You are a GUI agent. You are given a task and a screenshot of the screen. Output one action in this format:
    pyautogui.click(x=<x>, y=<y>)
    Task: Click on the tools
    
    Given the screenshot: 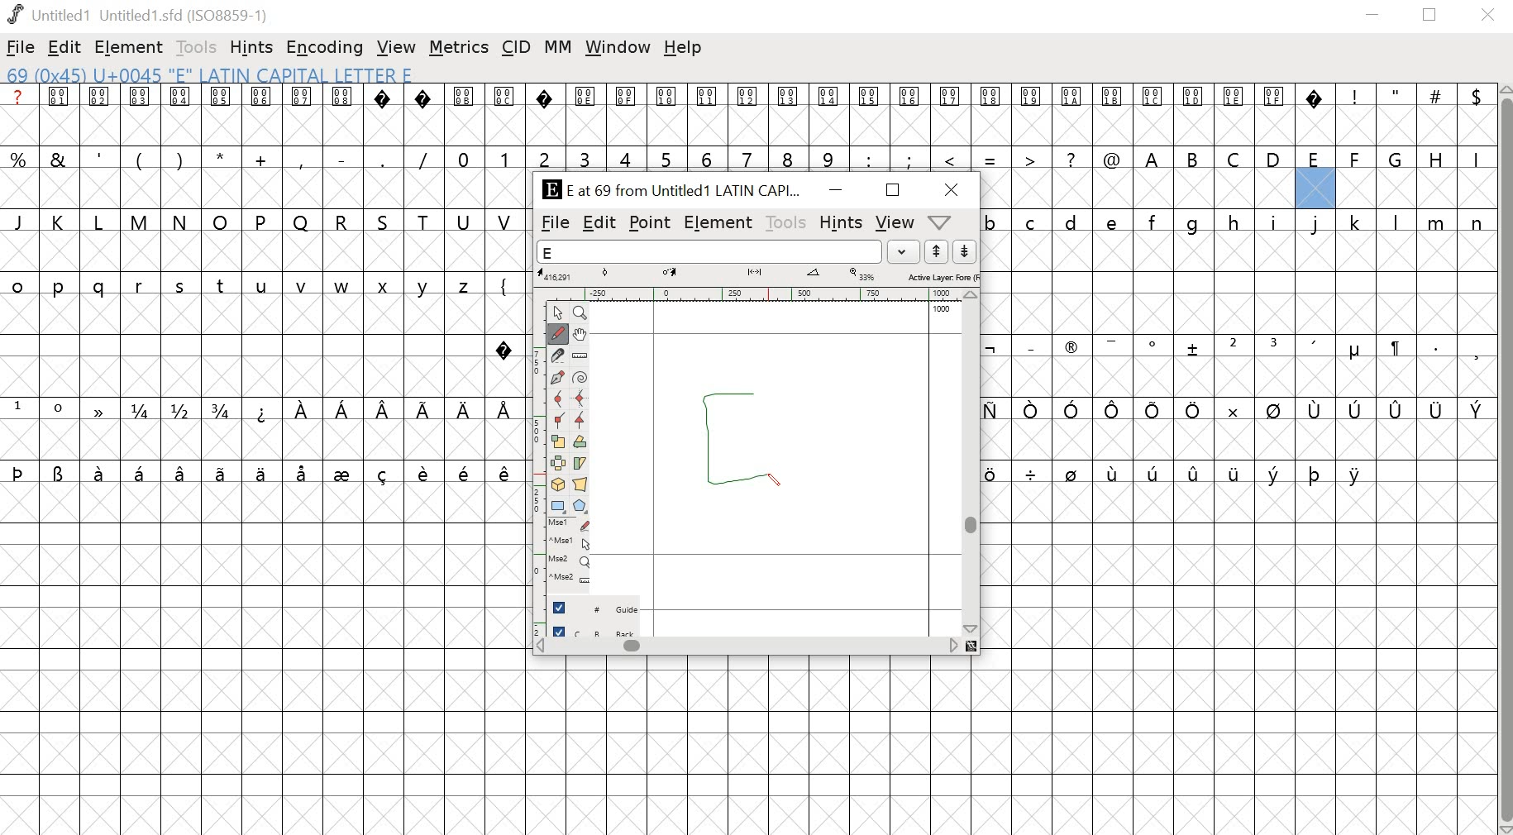 What is the action you would take?
    pyautogui.click(x=197, y=47)
    